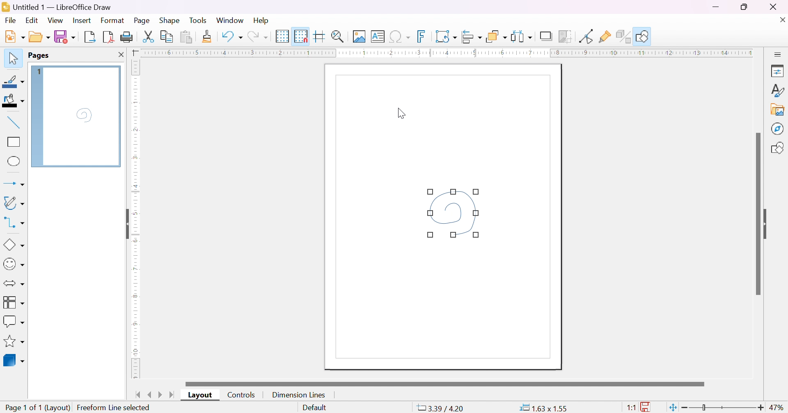 Image resolution: width=788 pixels, height=413 pixels. I want to click on cut, so click(149, 36).